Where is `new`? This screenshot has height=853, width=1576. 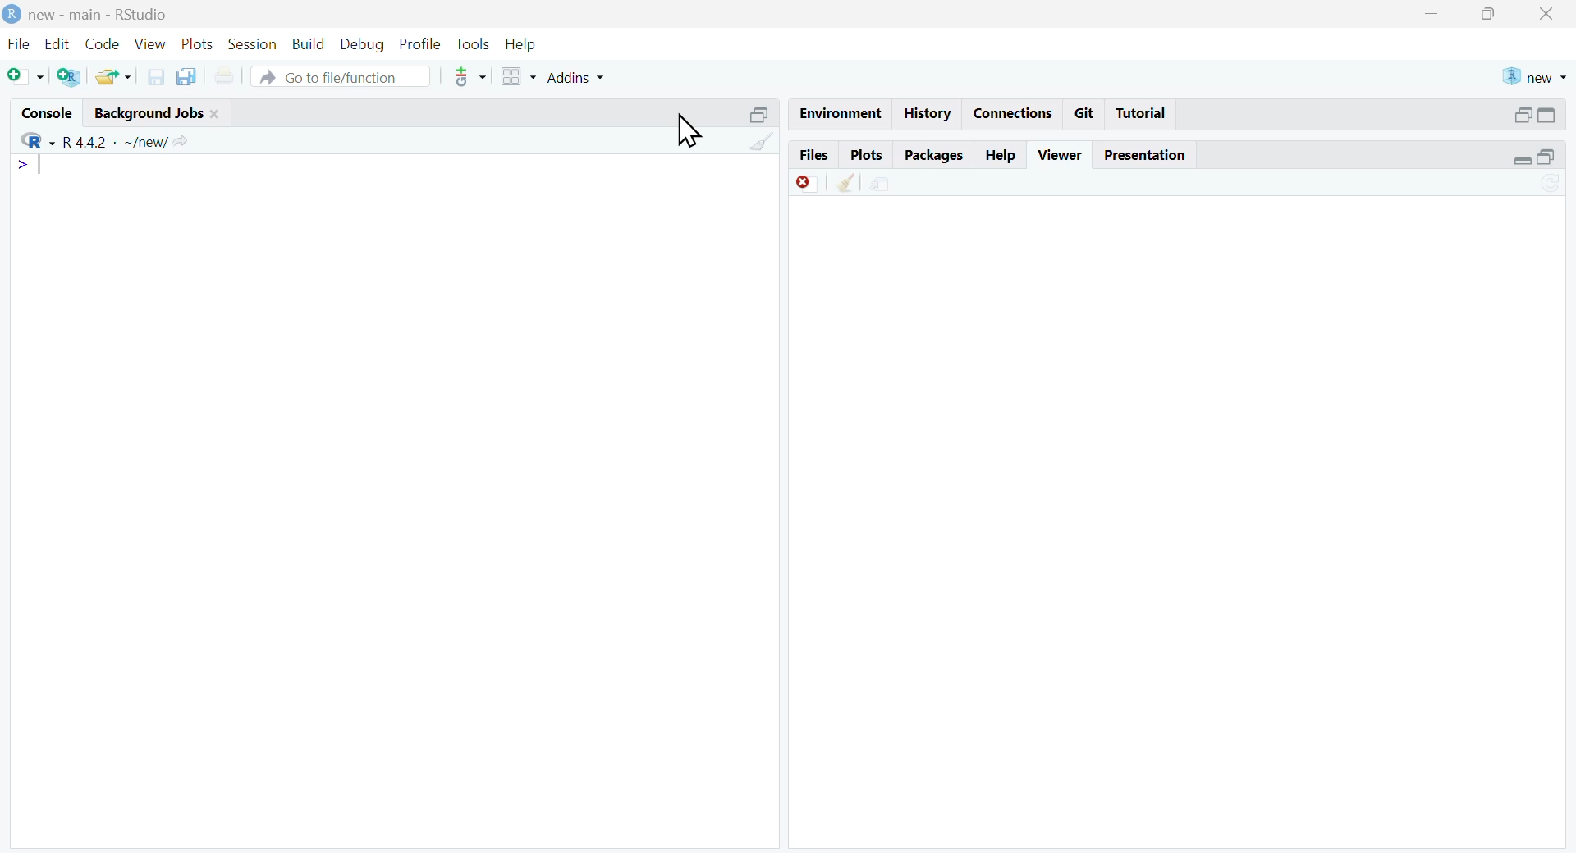
new is located at coordinates (1534, 78).